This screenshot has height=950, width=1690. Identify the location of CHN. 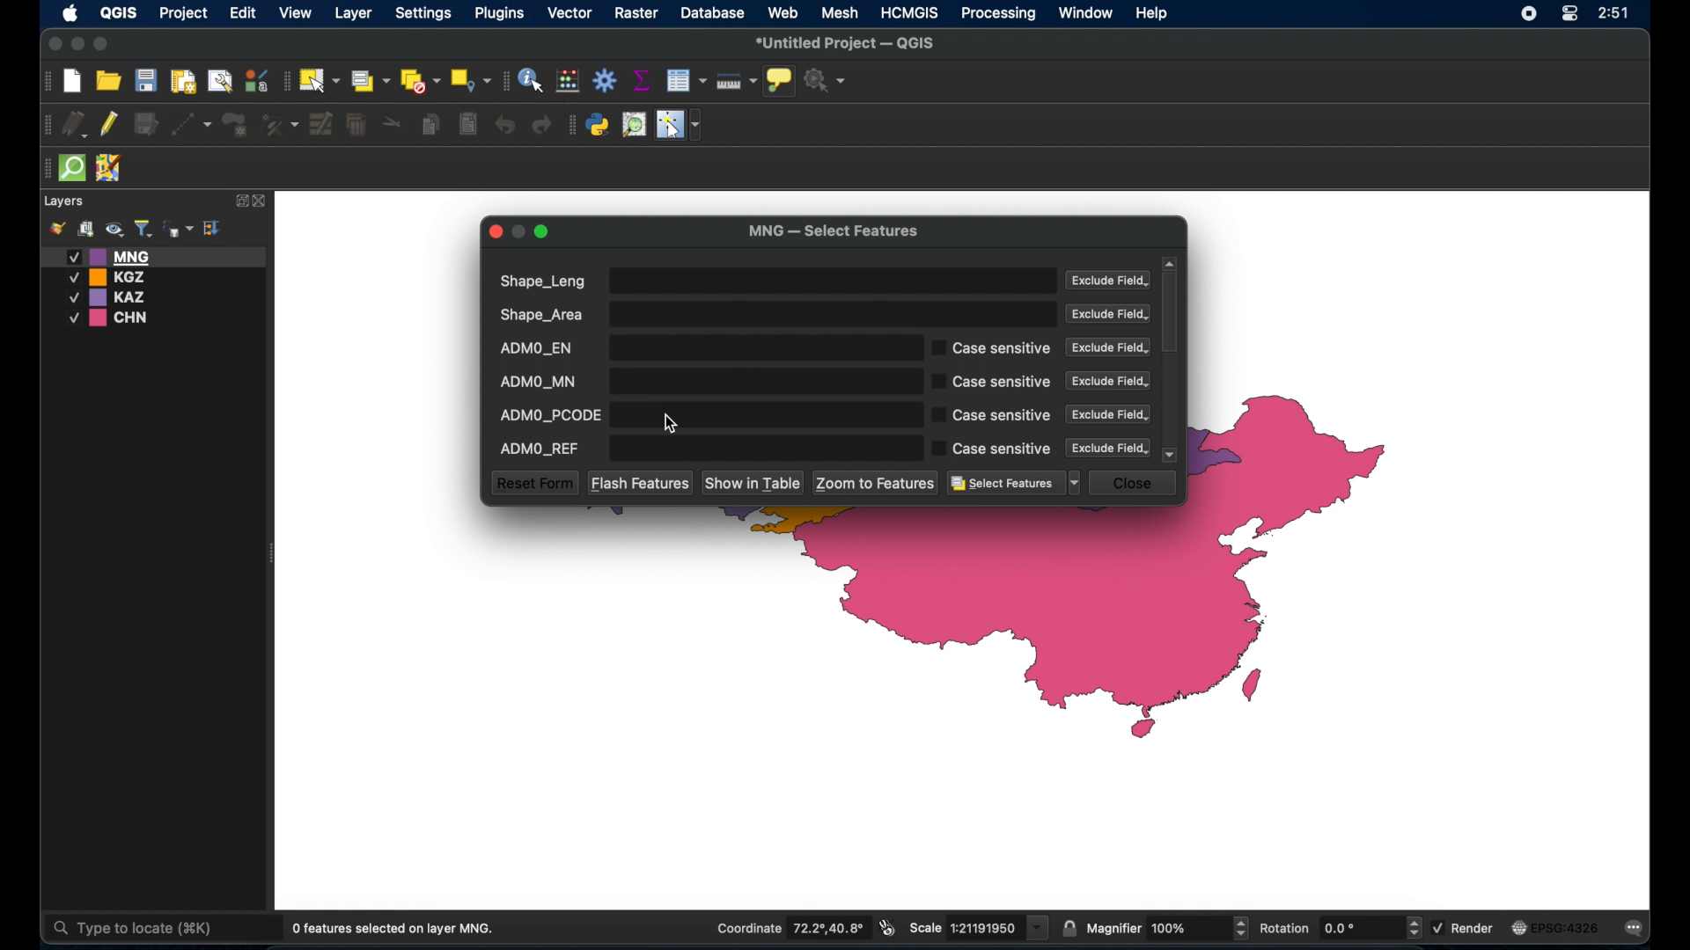
(111, 318).